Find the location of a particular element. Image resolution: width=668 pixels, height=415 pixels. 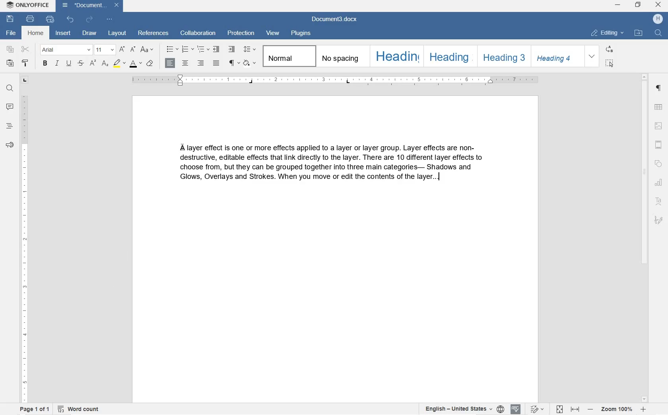

ITALIC is located at coordinates (57, 64).